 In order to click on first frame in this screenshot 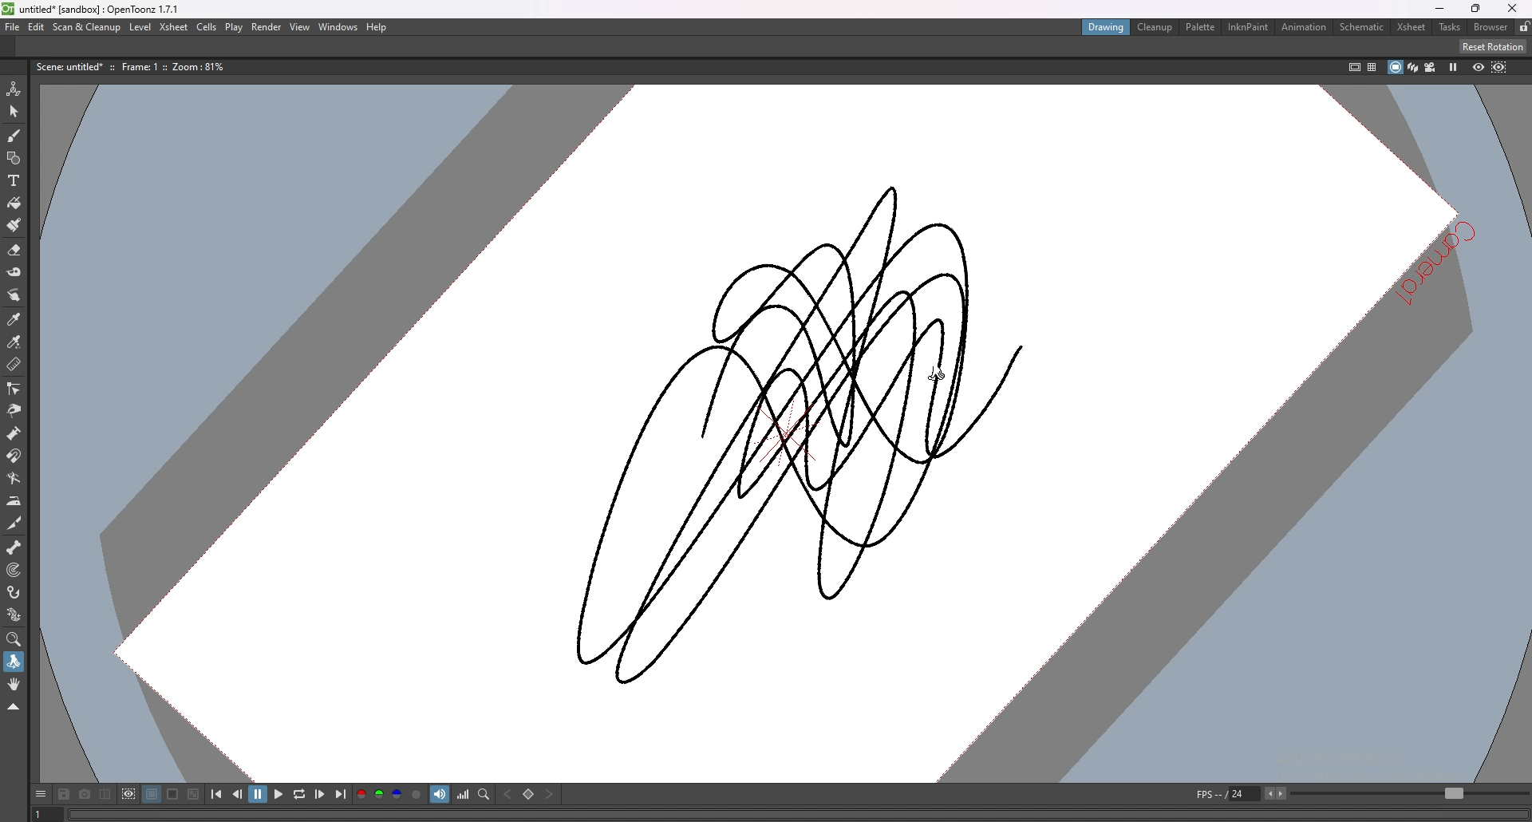, I will do `click(218, 795)`.